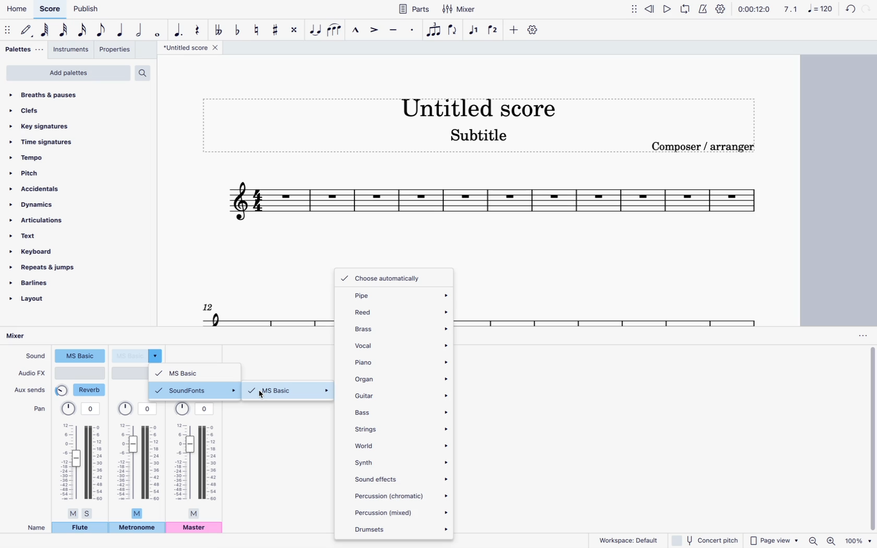 The width and height of the screenshot is (877, 548). I want to click on page view, so click(773, 540).